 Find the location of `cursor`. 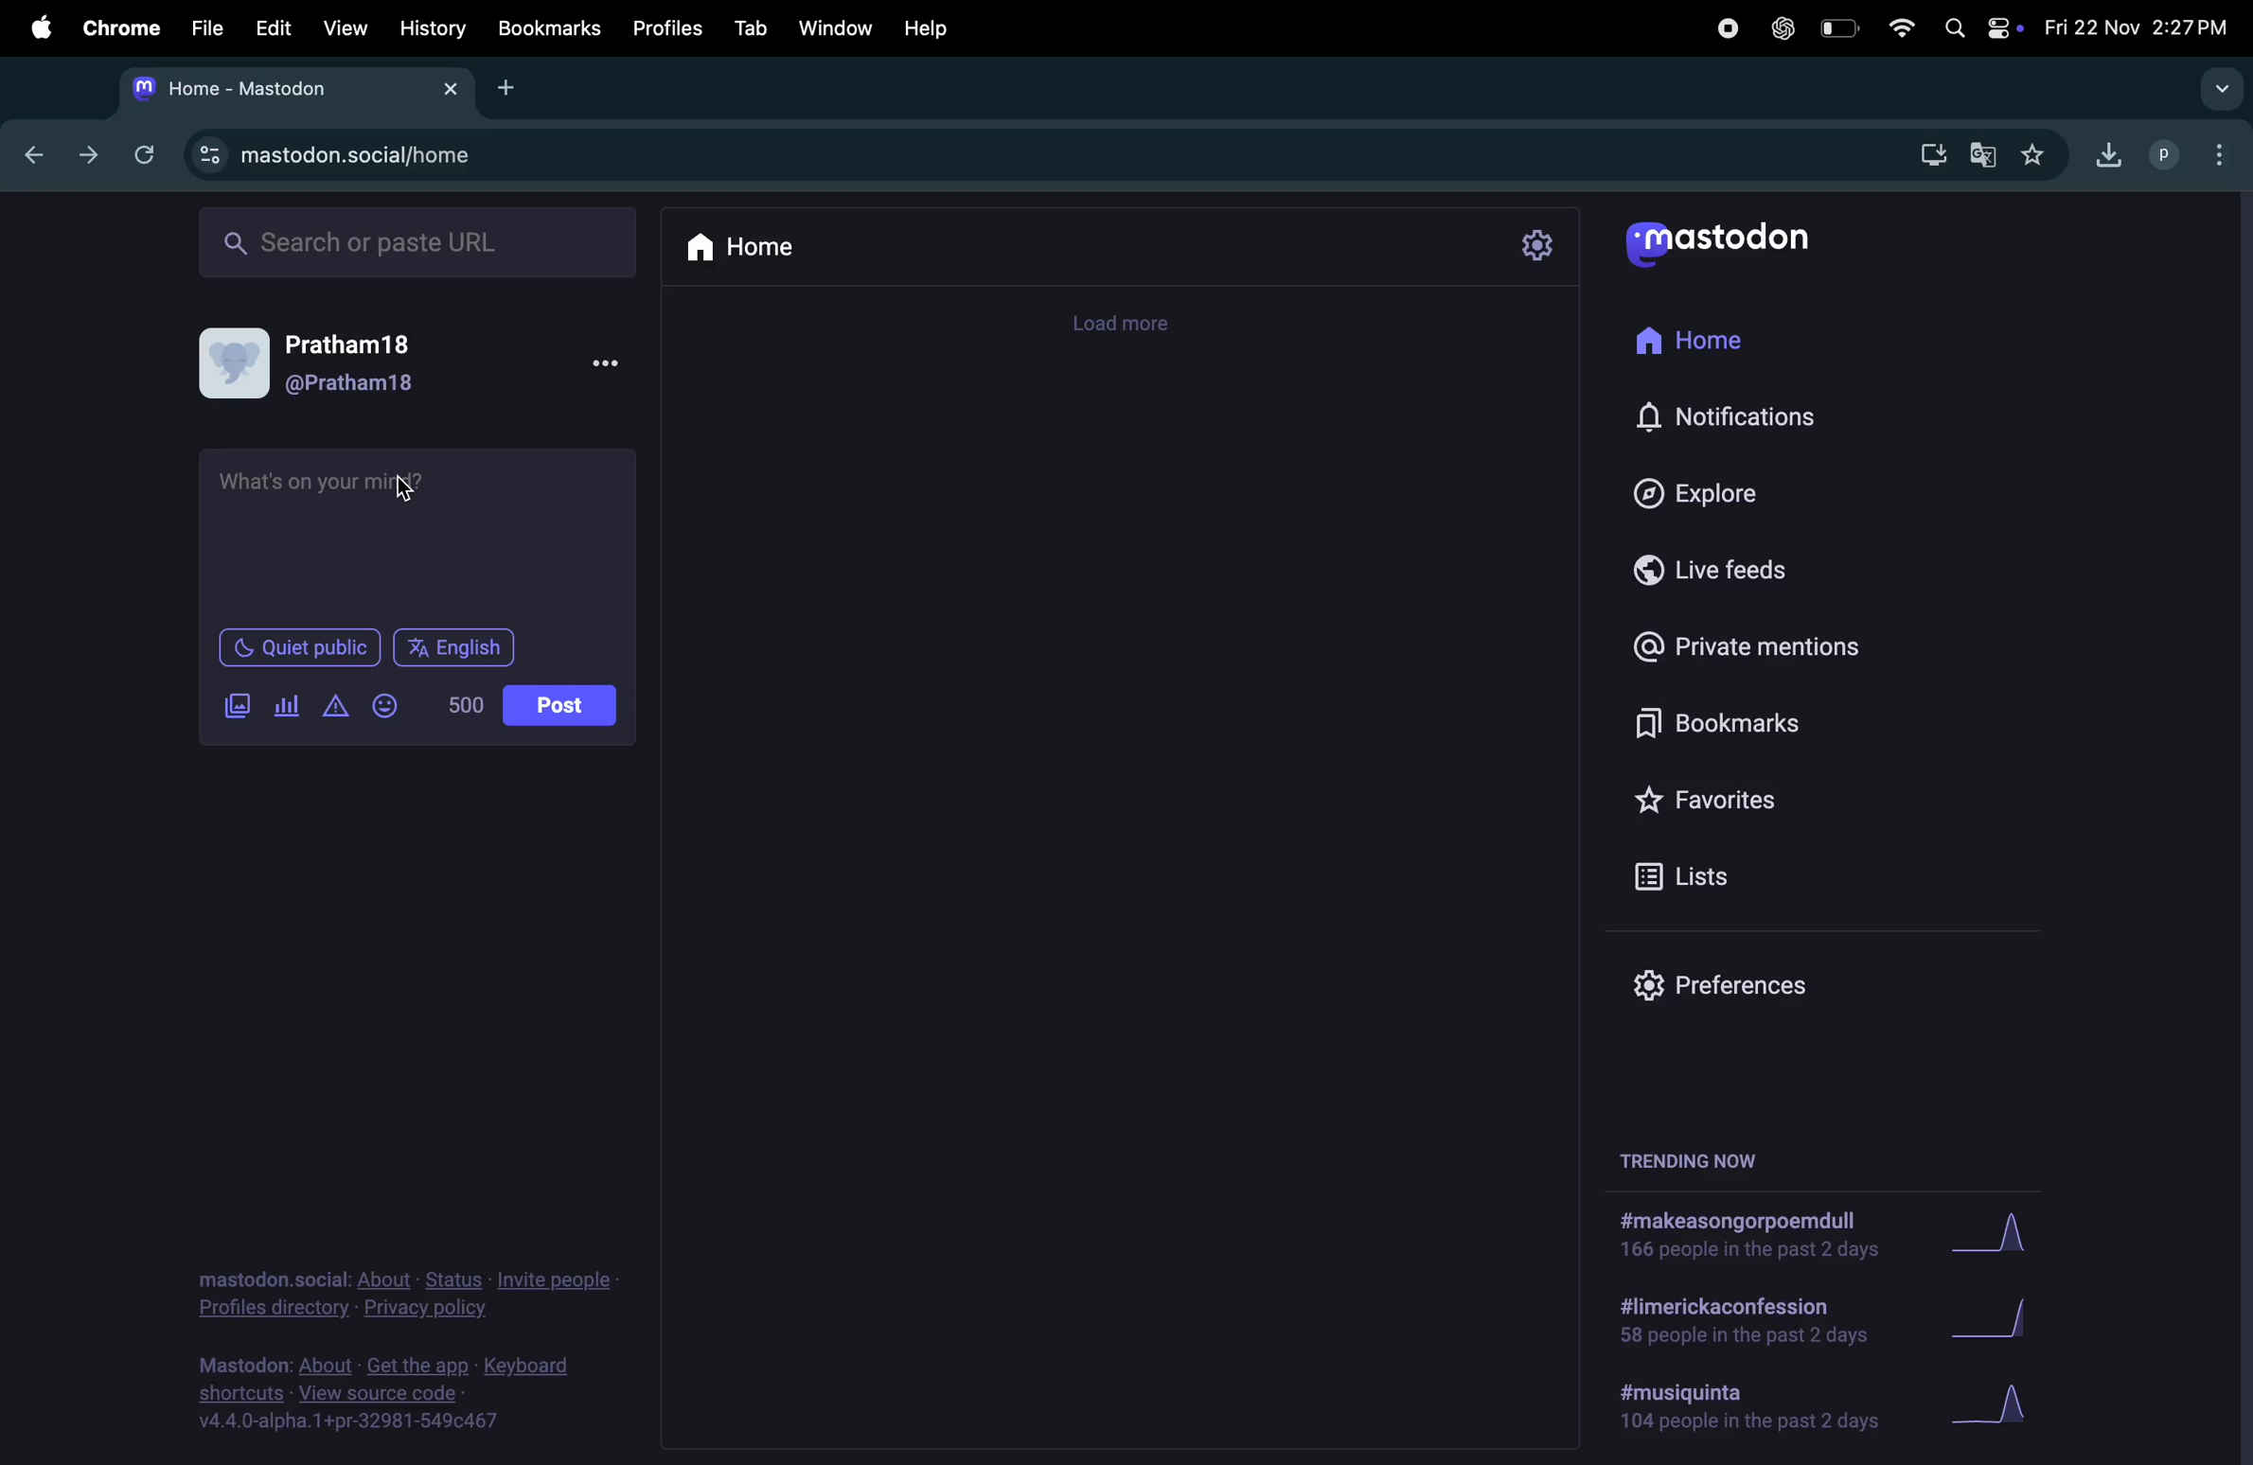

cursor is located at coordinates (409, 493).